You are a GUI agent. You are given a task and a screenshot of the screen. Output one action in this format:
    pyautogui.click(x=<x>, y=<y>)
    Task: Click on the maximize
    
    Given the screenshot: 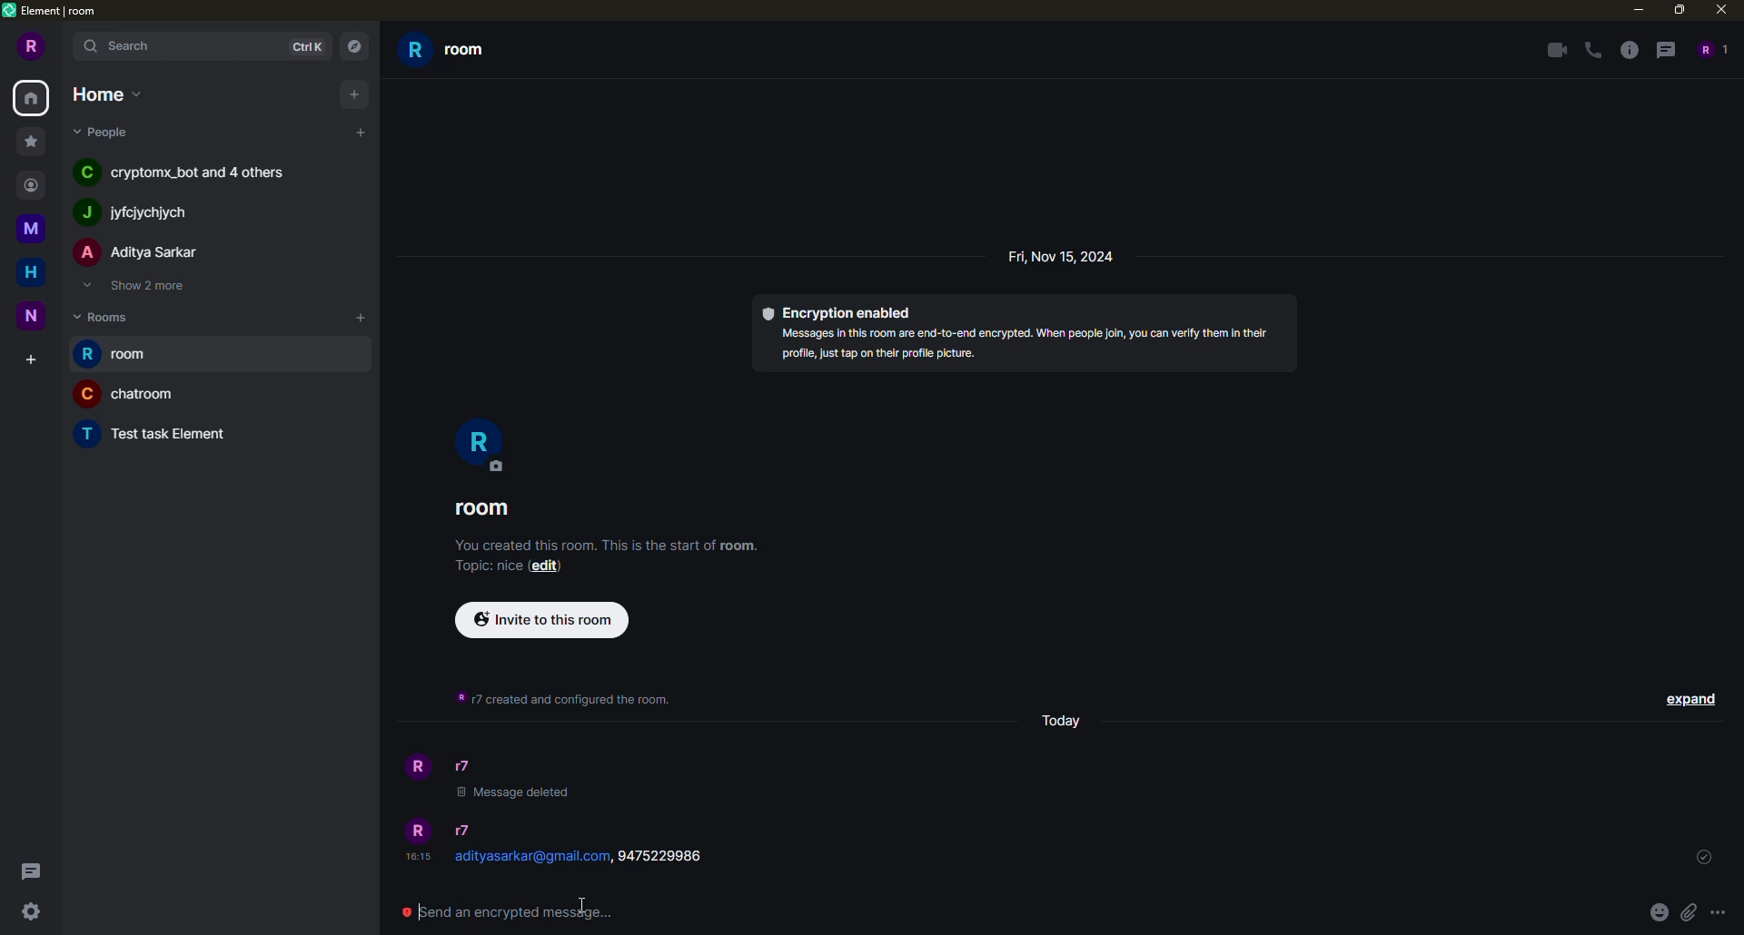 What is the action you would take?
    pyautogui.click(x=1680, y=11)
    